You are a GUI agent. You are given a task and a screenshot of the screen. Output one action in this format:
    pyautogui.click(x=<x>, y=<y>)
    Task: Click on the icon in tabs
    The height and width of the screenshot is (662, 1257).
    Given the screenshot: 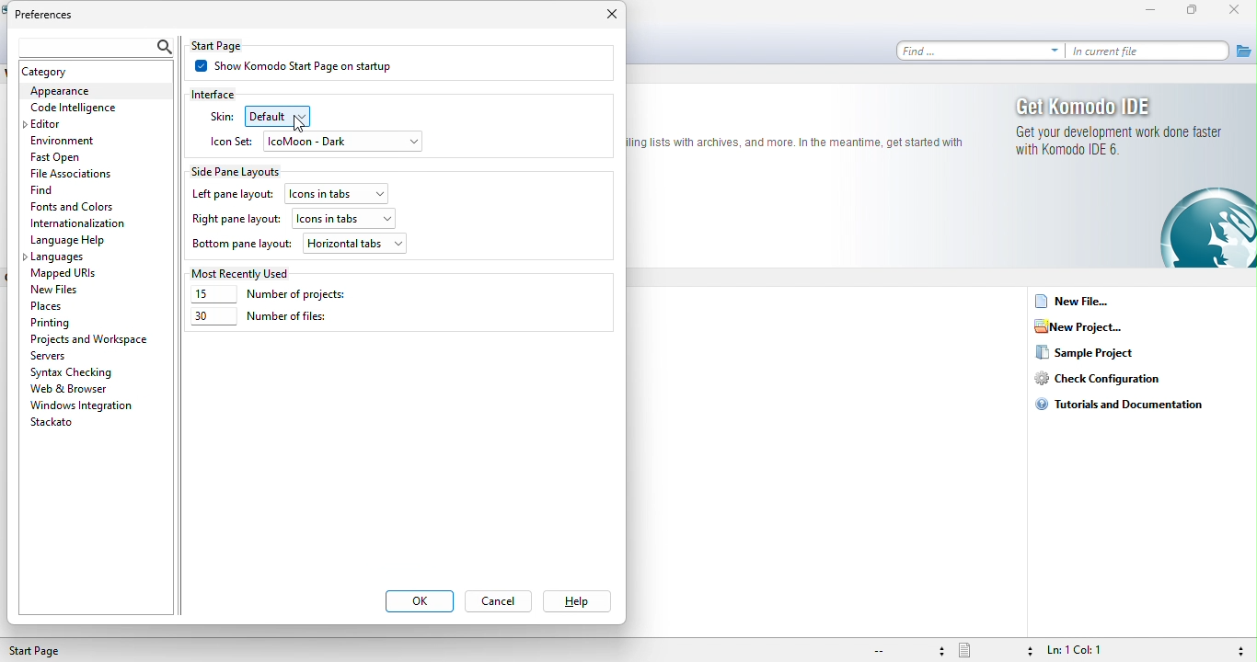 What is the action you would take?
    pyautogui.click(x=340, y=191)
    